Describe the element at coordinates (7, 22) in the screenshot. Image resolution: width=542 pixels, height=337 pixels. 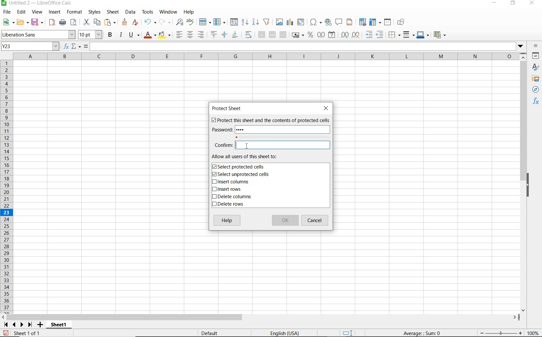
I see `NEW` at that location.